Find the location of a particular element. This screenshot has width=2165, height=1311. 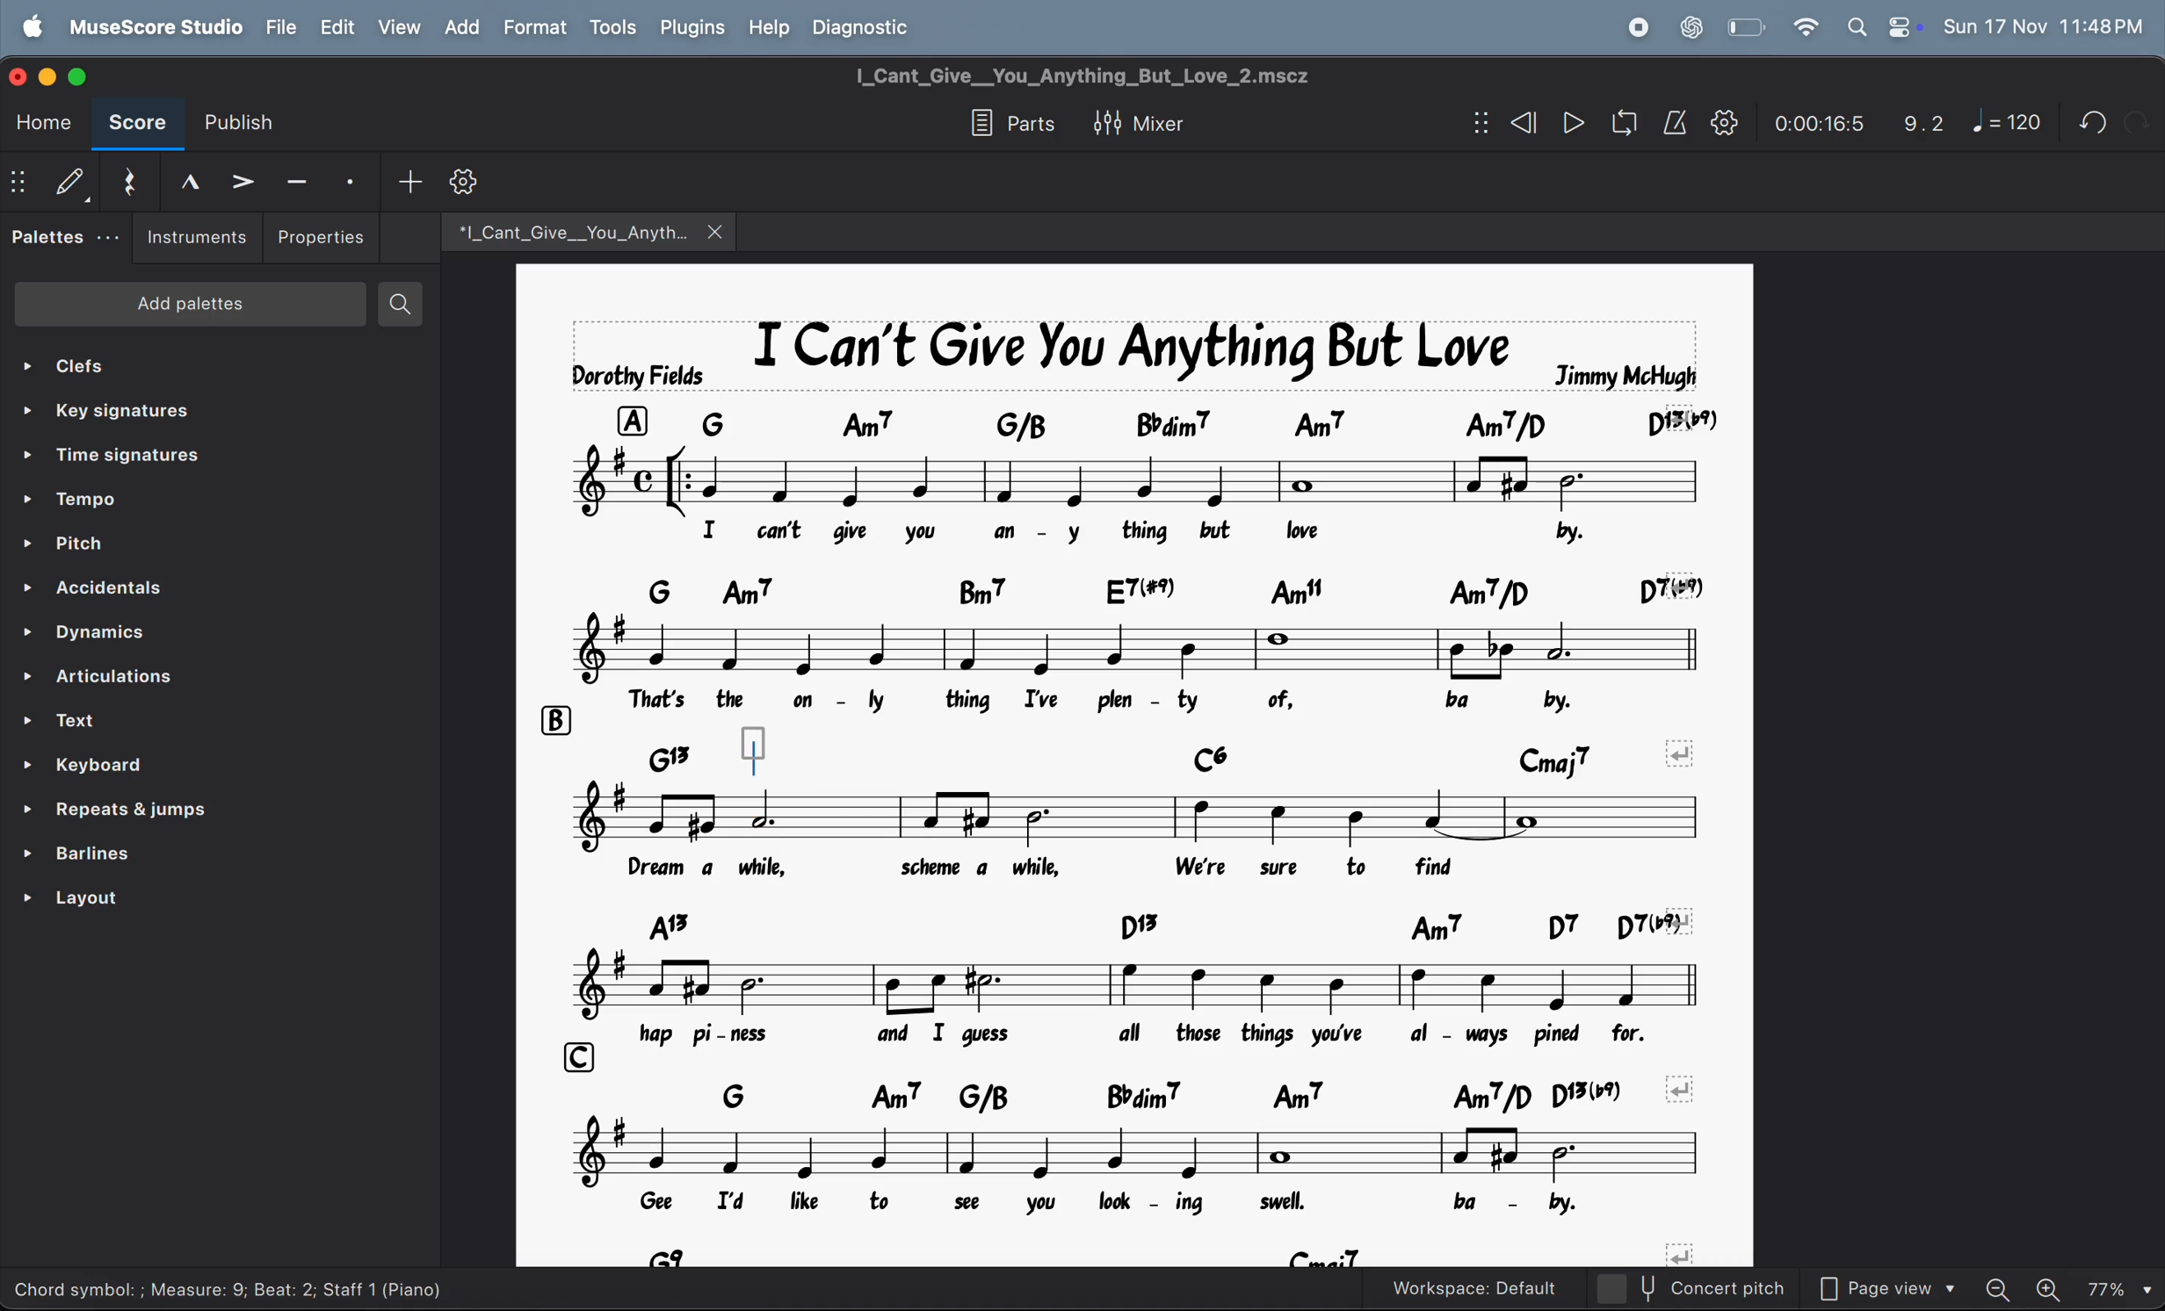

add palettes is located at coordinates (187, 305).